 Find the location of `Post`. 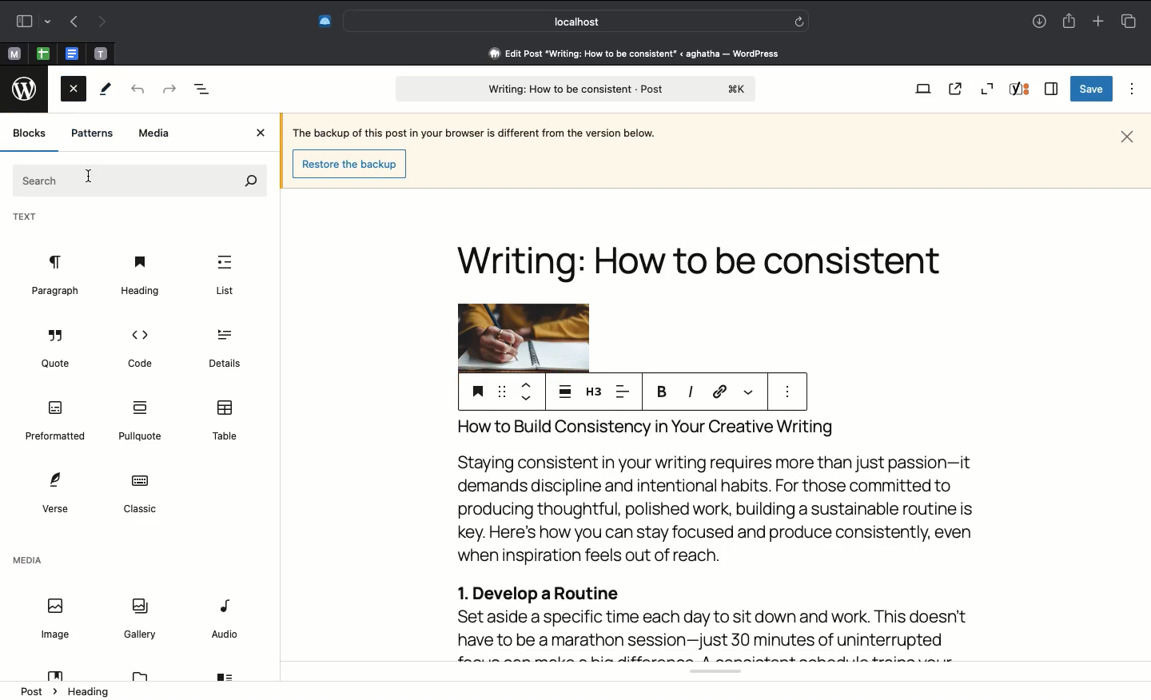

Post is located at coordinates (38, 690).